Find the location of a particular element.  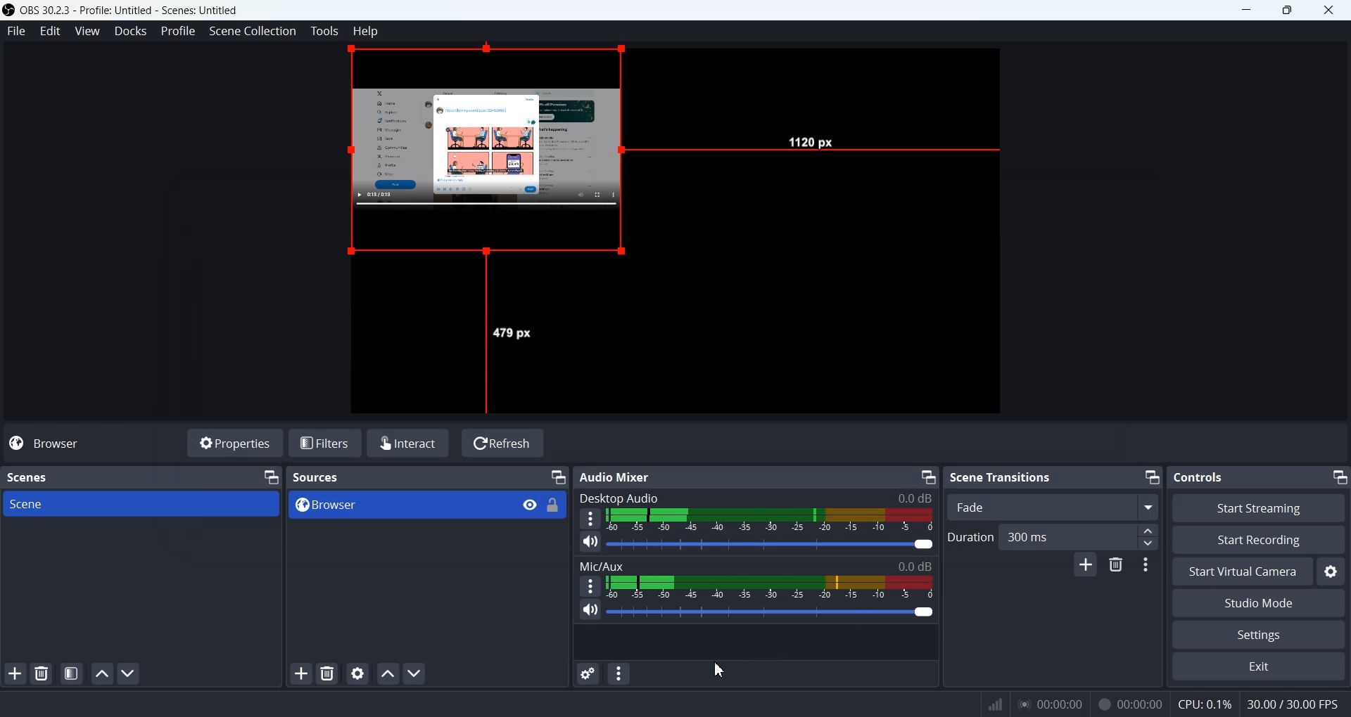

Volume indicator is located at coordinates (773, 519).